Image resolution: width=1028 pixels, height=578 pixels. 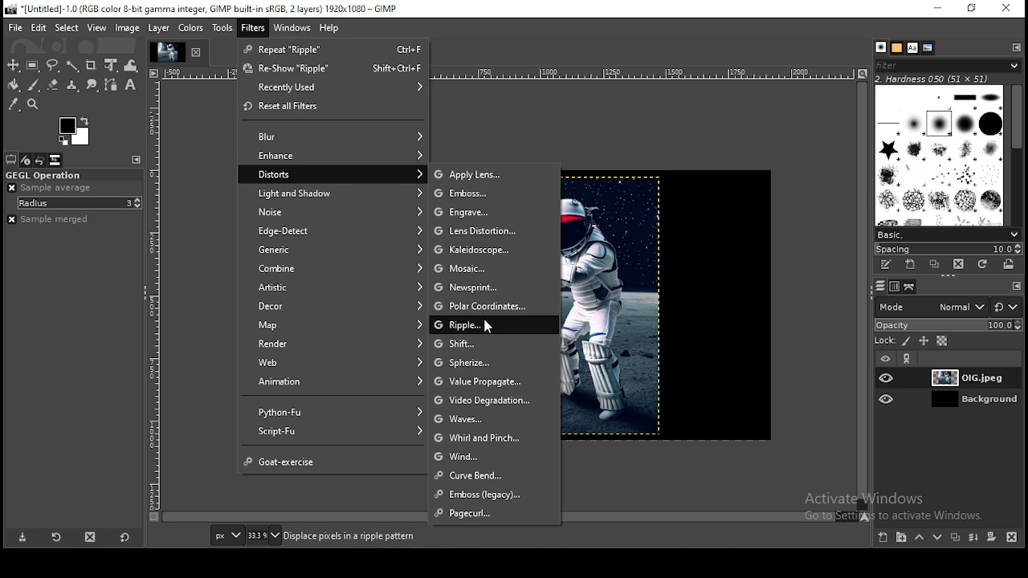 What do you see at coordinates (928, 48) in the screenshot?
I see `document history` at bounding box center [928, 48].